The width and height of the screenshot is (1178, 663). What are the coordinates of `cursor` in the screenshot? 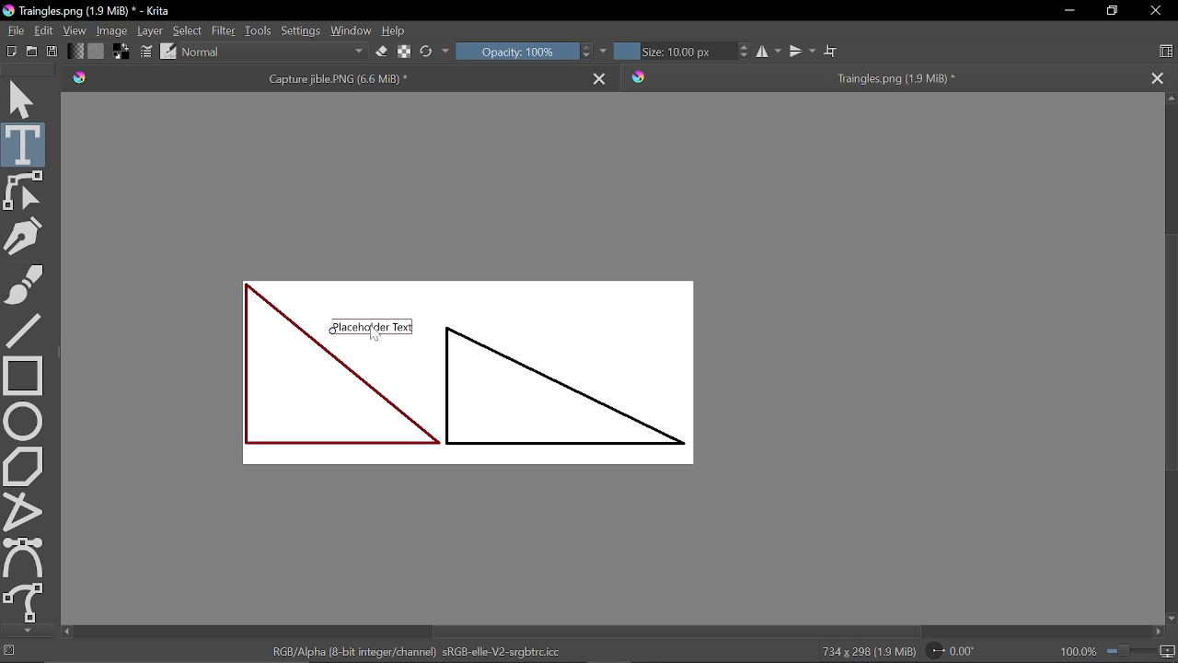 It's located at (375, 332).